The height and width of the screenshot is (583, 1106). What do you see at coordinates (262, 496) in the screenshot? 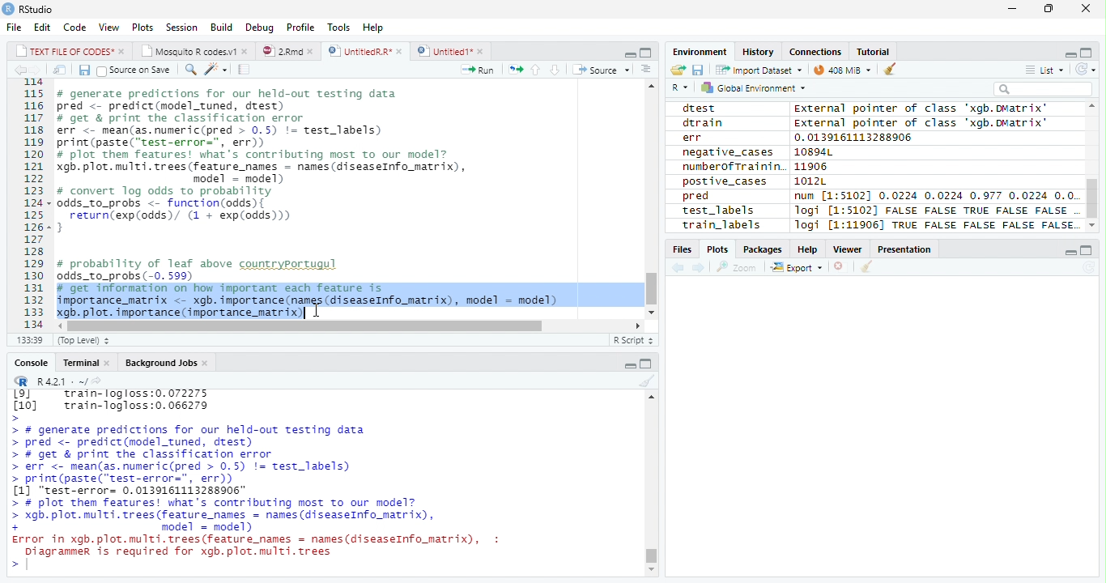
I see `> # generate predictions for our held-out testing data

> pred <- predict(model_tuned, drest)

> # get & print the classification error

> err <- mean(as.numeric(pred > 0.5) != test_labels)

> print(paste("test-error=", err))

[1] "test-error= 0.0139161113288906"

> # plot them features! what's contributing most To our model?

> xgb. plot. multi. trees (feature names = names (diseaseInfo_matrix),

+ model = model)

Error in xgb.plot.multi.trees(feature names = names(diseaseInfo_matrix), :
Diagrammer is required for xgb.plot.multi.trees

>` at bounding box center [262, 496].